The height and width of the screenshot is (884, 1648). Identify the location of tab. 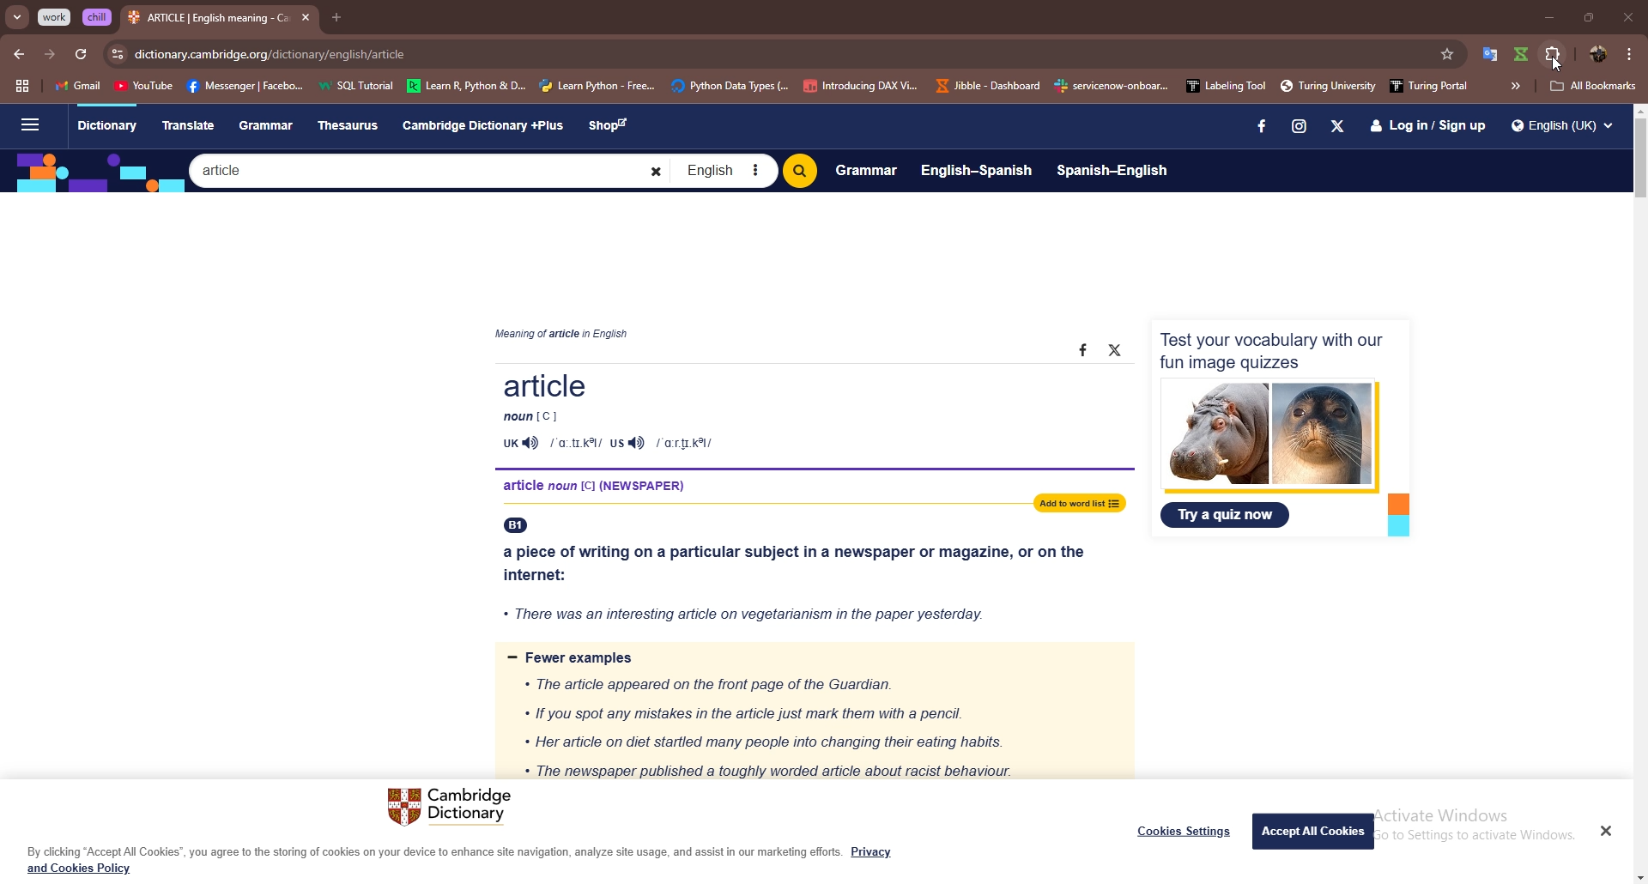
(209, 20).